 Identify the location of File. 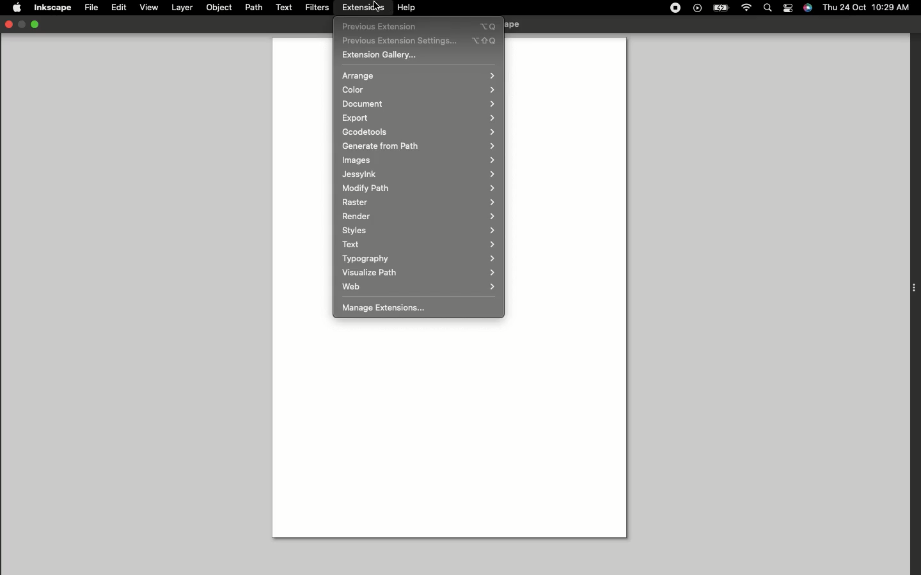
(93, 8).